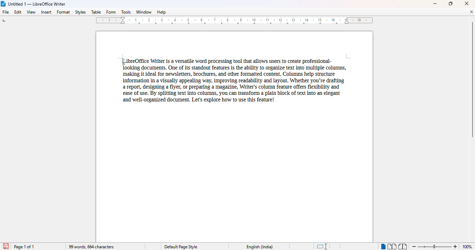  What do you see at coordinates (122, 62) in the screenshot?
I see `hotkey (Ctrl + A)` at bounding box center [122, 62].